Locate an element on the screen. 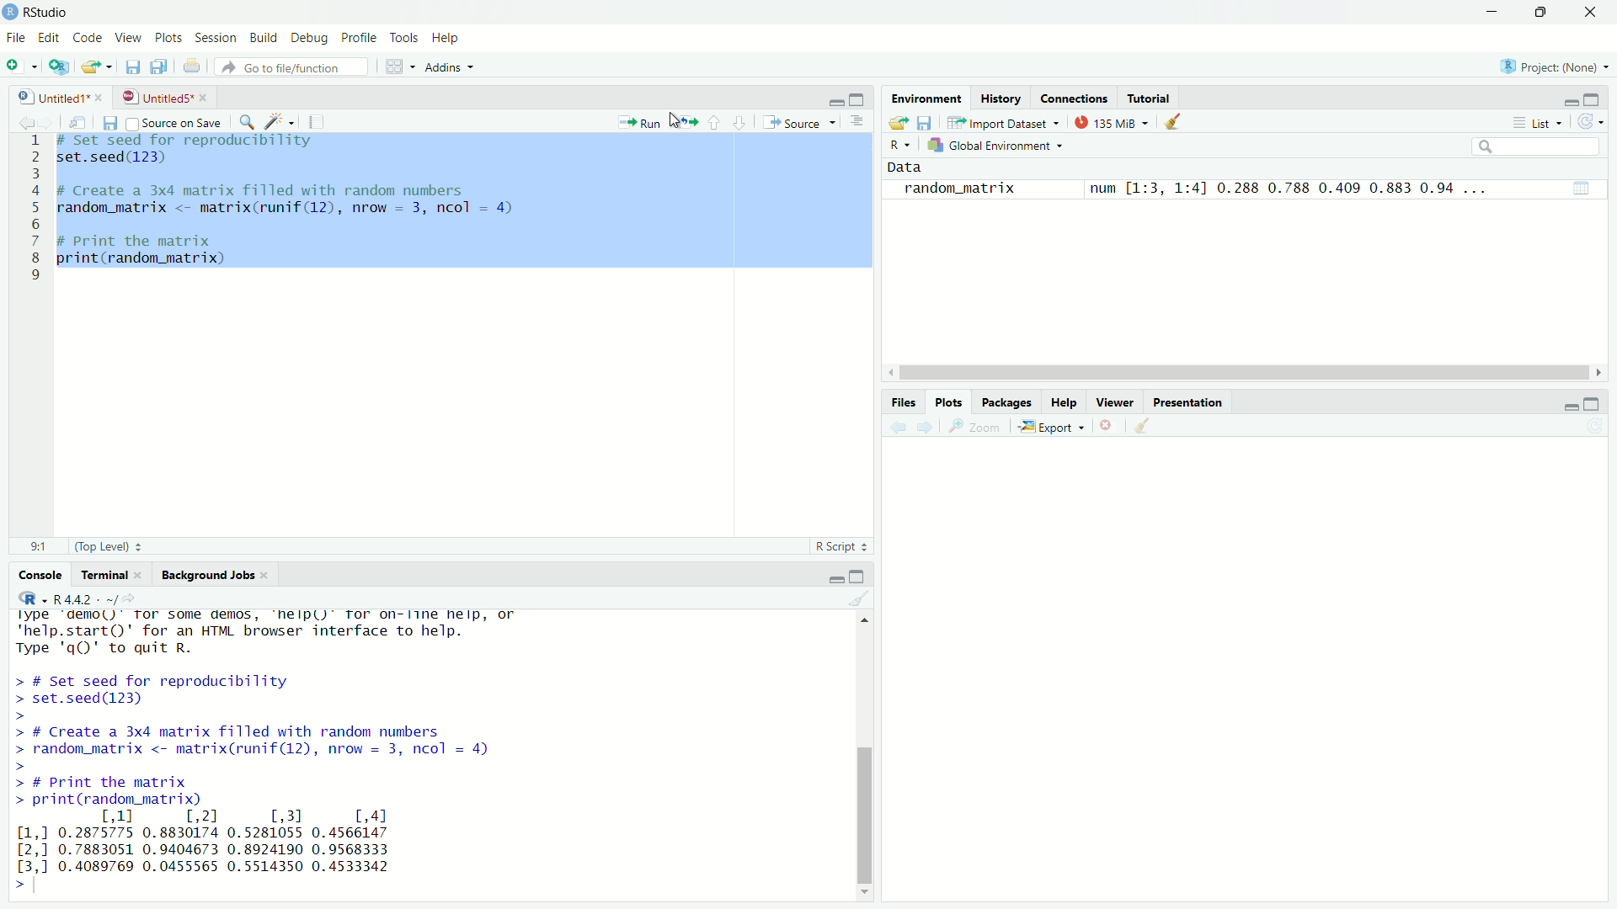 The height and width of the screenshot is (909, 1617). R Script + is located at coordinates (839, 545).